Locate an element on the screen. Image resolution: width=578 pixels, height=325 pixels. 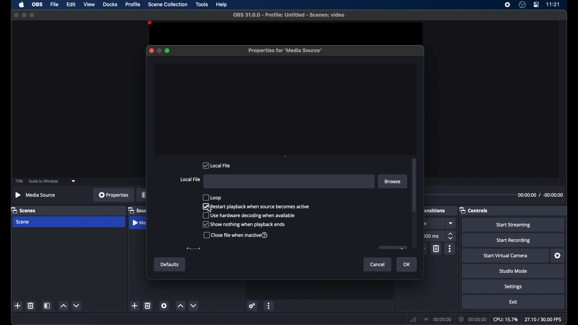
use hardware decoding when available is located at coordinates (249, 215).